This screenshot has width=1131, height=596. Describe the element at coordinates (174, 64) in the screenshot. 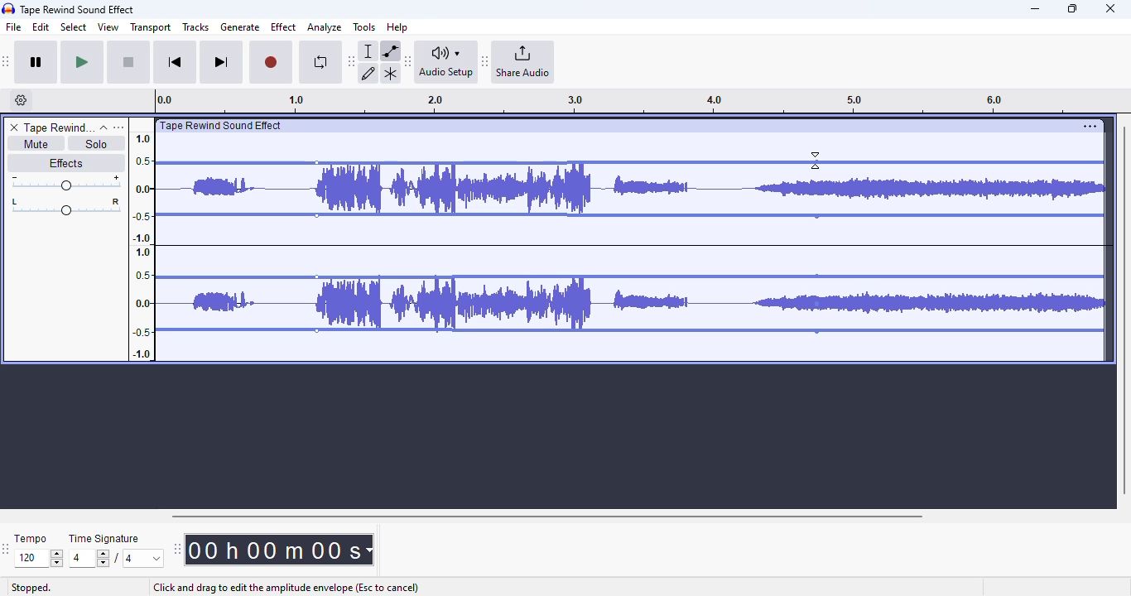

I see `skip to start` at that location.